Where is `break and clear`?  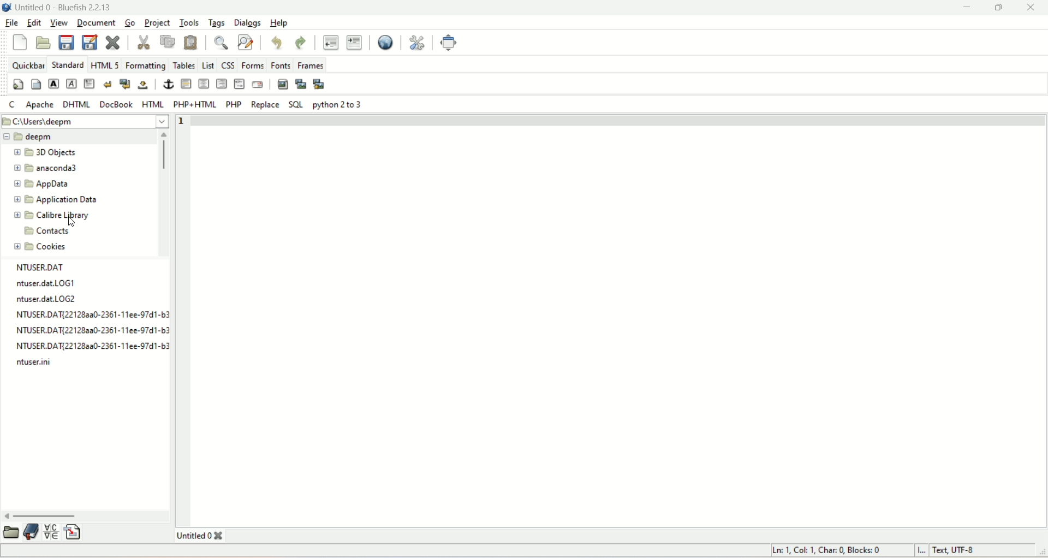
break and clear is located at coordinates (124, 83).